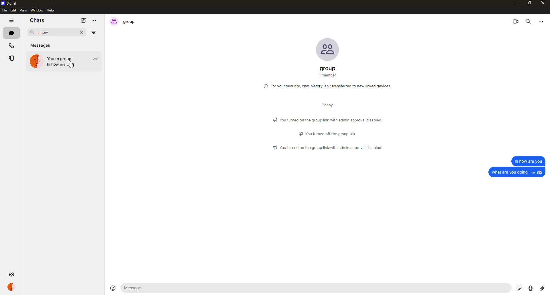  I want to click on window, so click(37, 10).